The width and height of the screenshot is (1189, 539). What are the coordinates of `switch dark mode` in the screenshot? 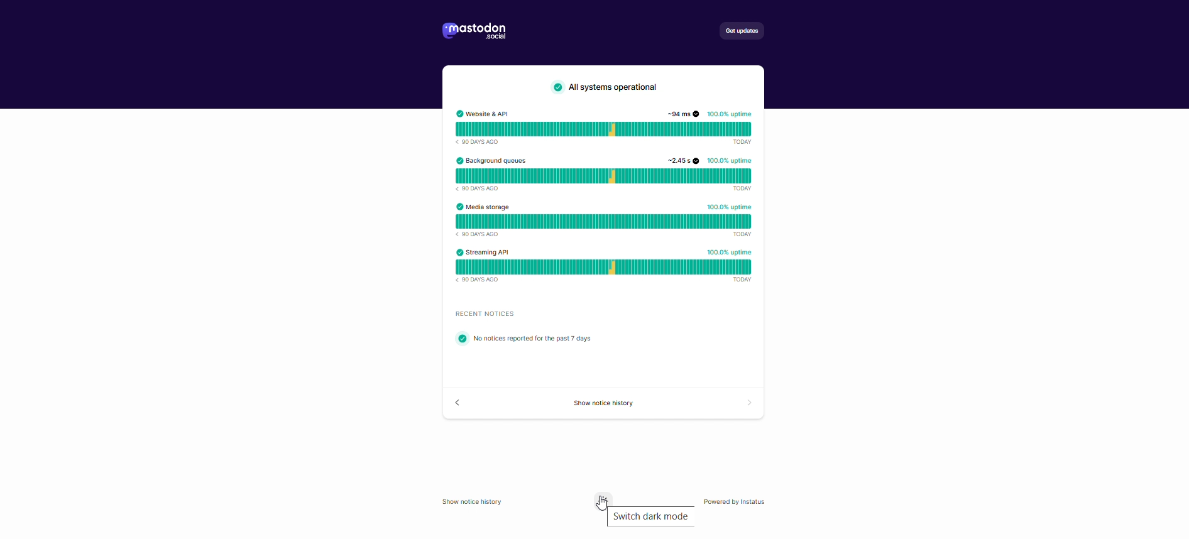 It's located at (652, 517).